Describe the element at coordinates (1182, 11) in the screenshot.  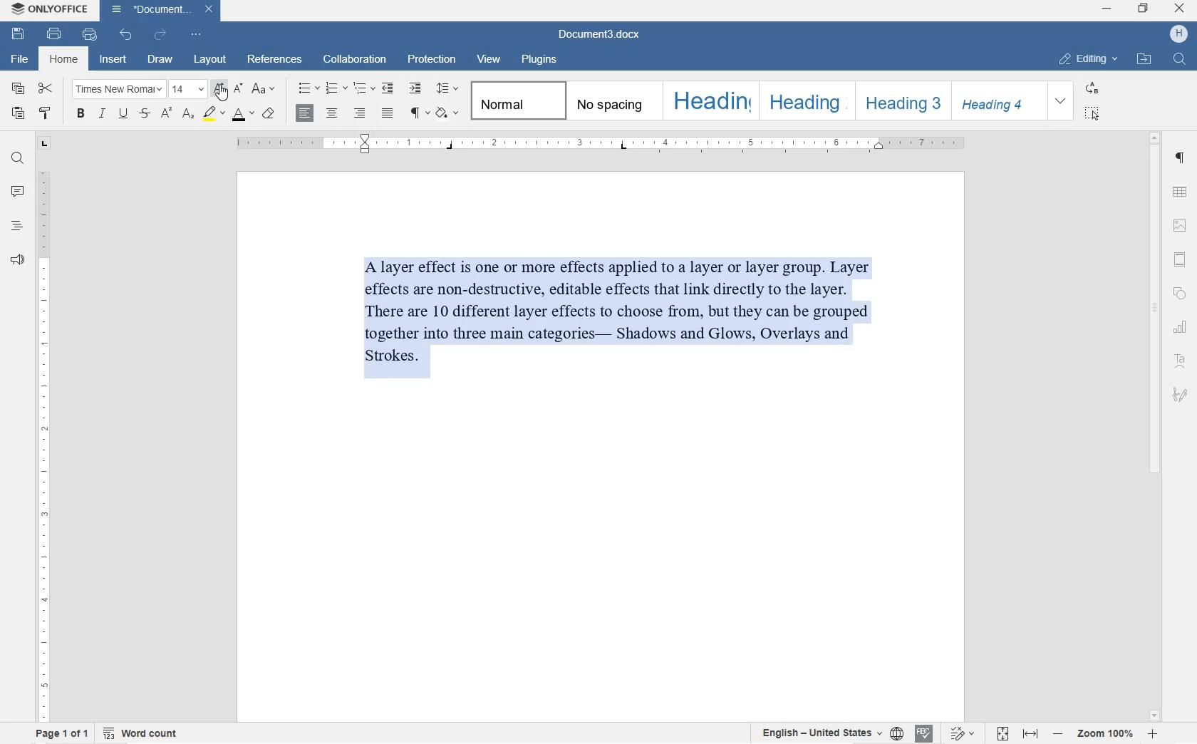
I see `CLOSE` at that location.